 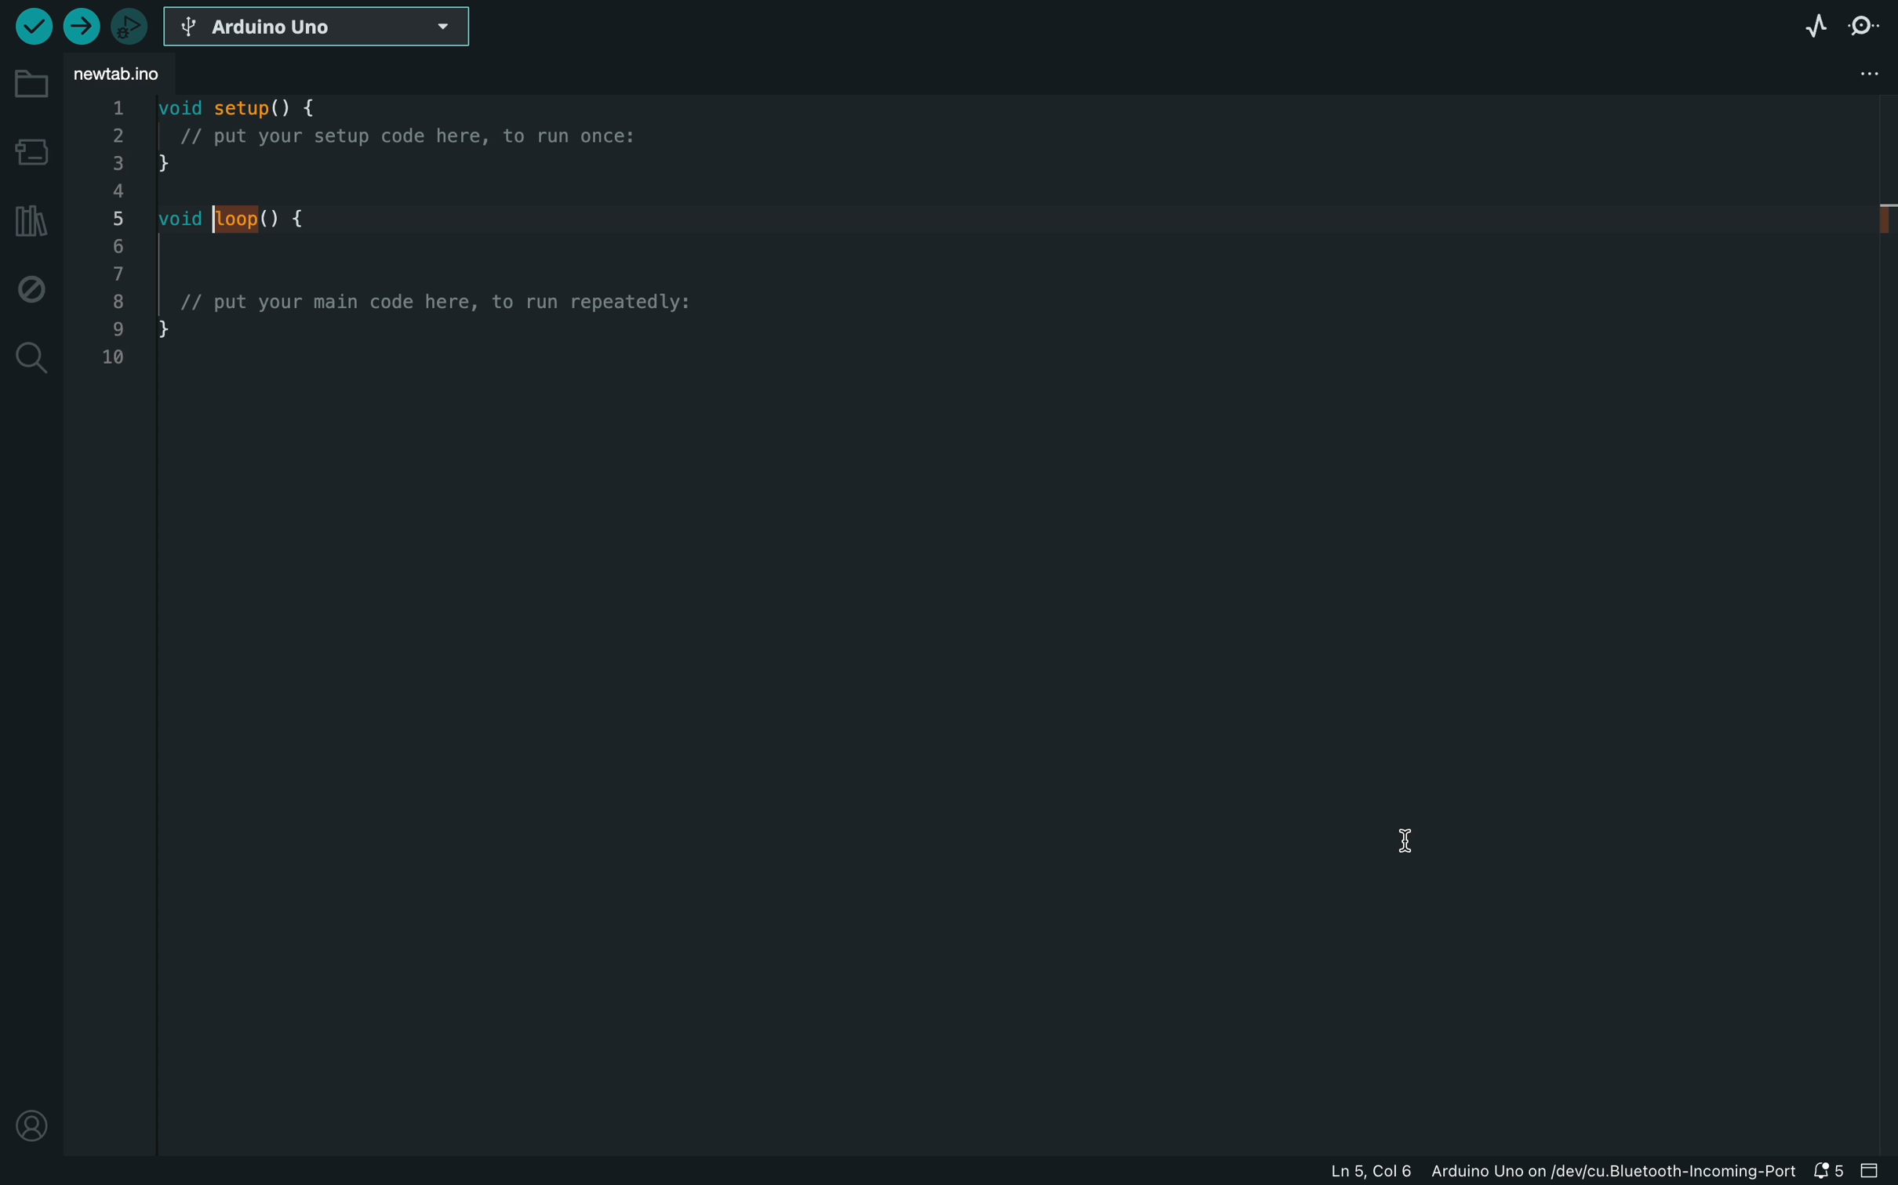 What do you see at coordinates (1411, 839) in the screenshot?
I see `cursor` at bounding box center [1411, 839].